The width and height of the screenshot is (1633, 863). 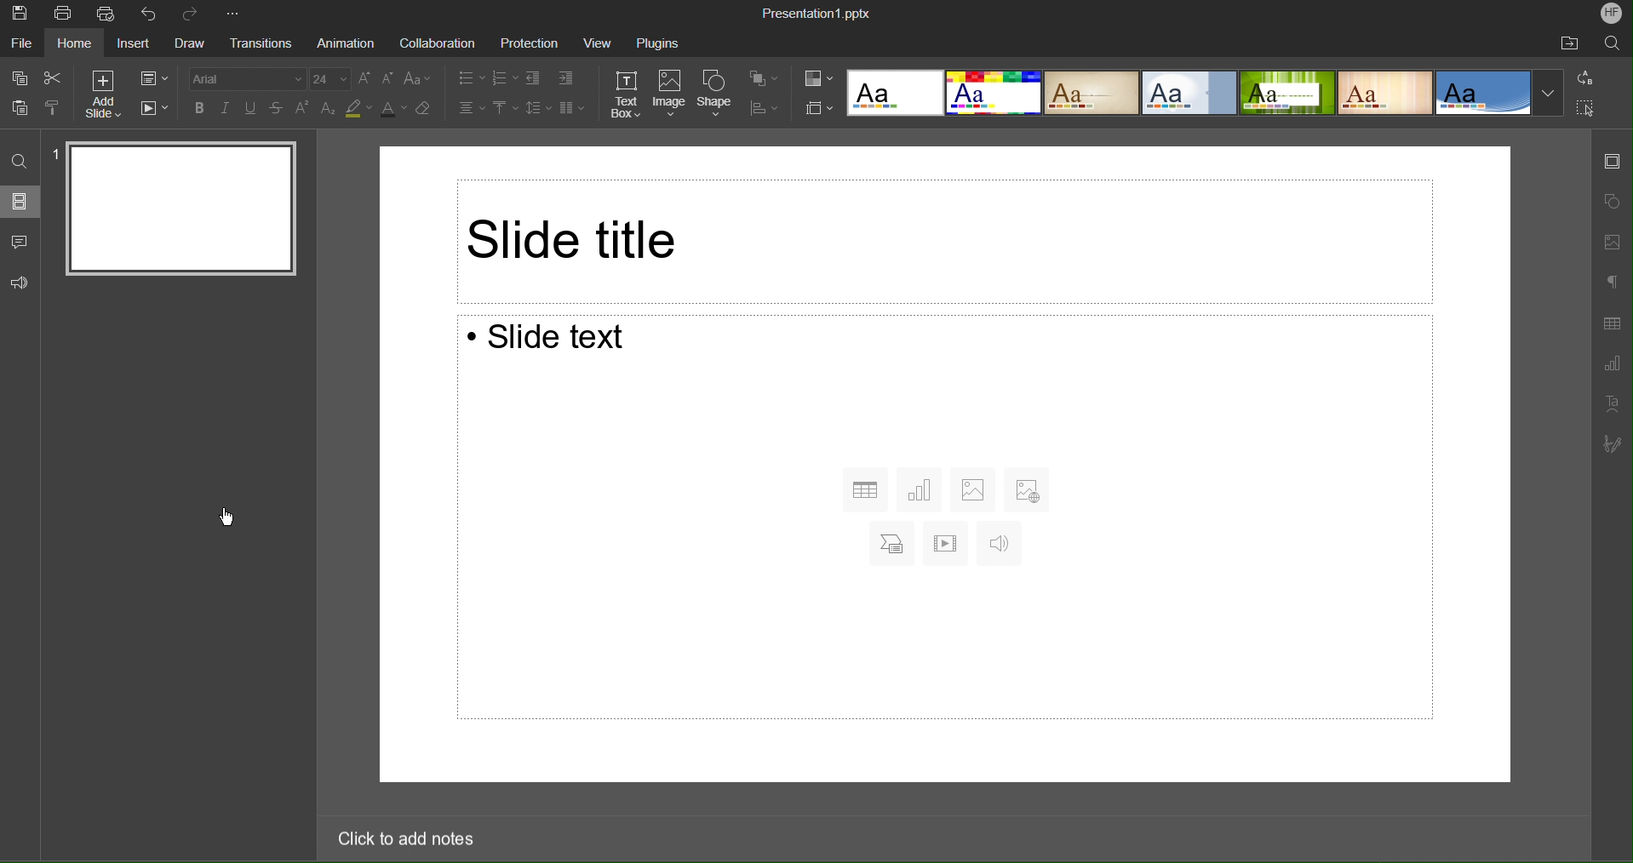 I want to click on scroll down, so click(x=1579, y=791).